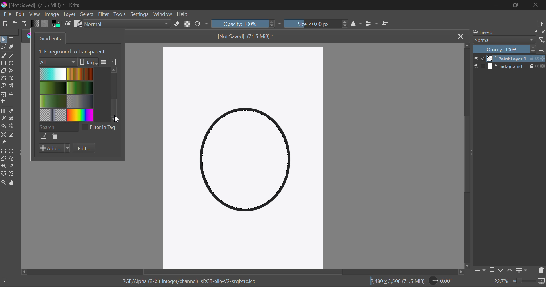 The image size is (546, 287). Describe the element at coordinates (317, 23) in the screenshot. I see `Brush Size` at that location.